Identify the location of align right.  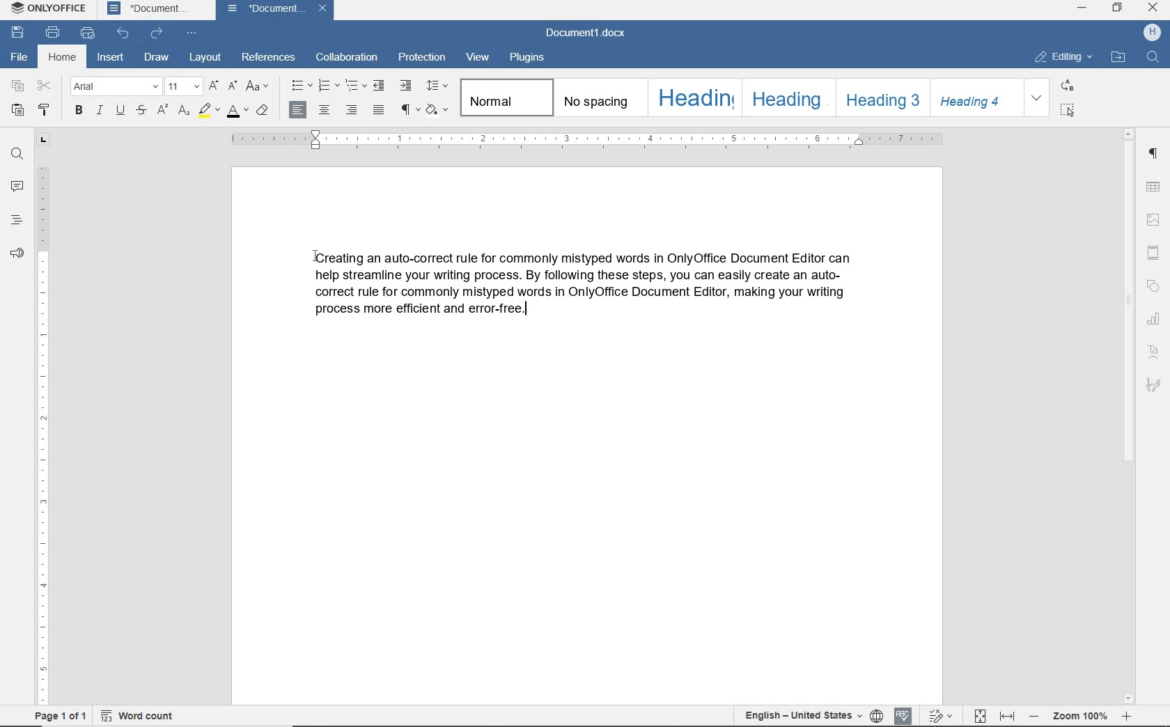
(351, 111).